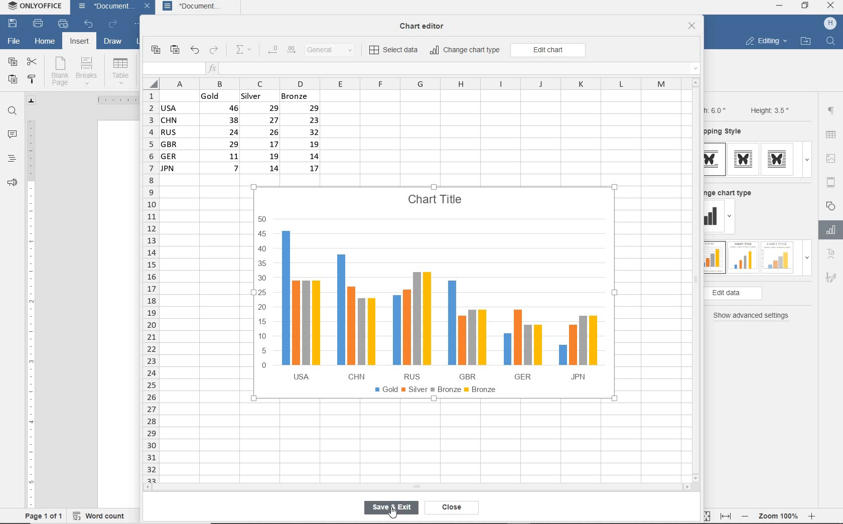 The width and height of the screenshot is (843, 524). Describe the element at coordinates (32, 100) in the screenshot. I see `tab stop` at that location.